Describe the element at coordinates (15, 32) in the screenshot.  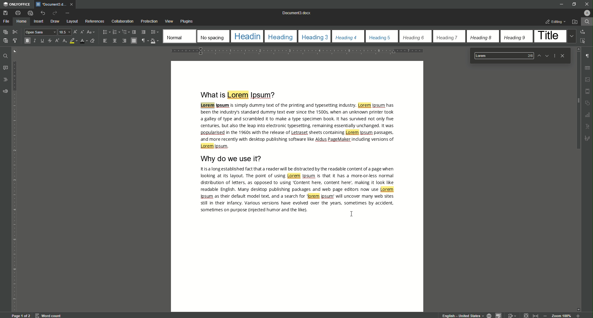
I see `Cut` at that location.